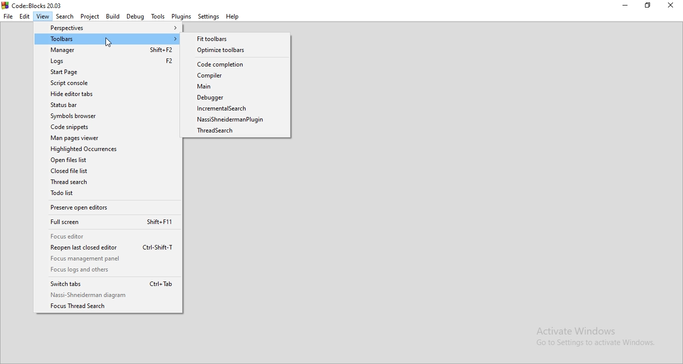  What do you see at coordinates (208, 16) in the screenshot?
I see `Settings ` at bounding box center [208, 16].